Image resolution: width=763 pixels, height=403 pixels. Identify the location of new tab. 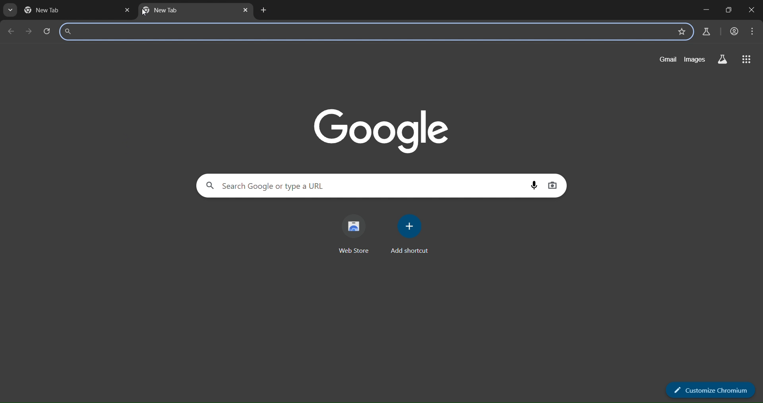
(185, 11).